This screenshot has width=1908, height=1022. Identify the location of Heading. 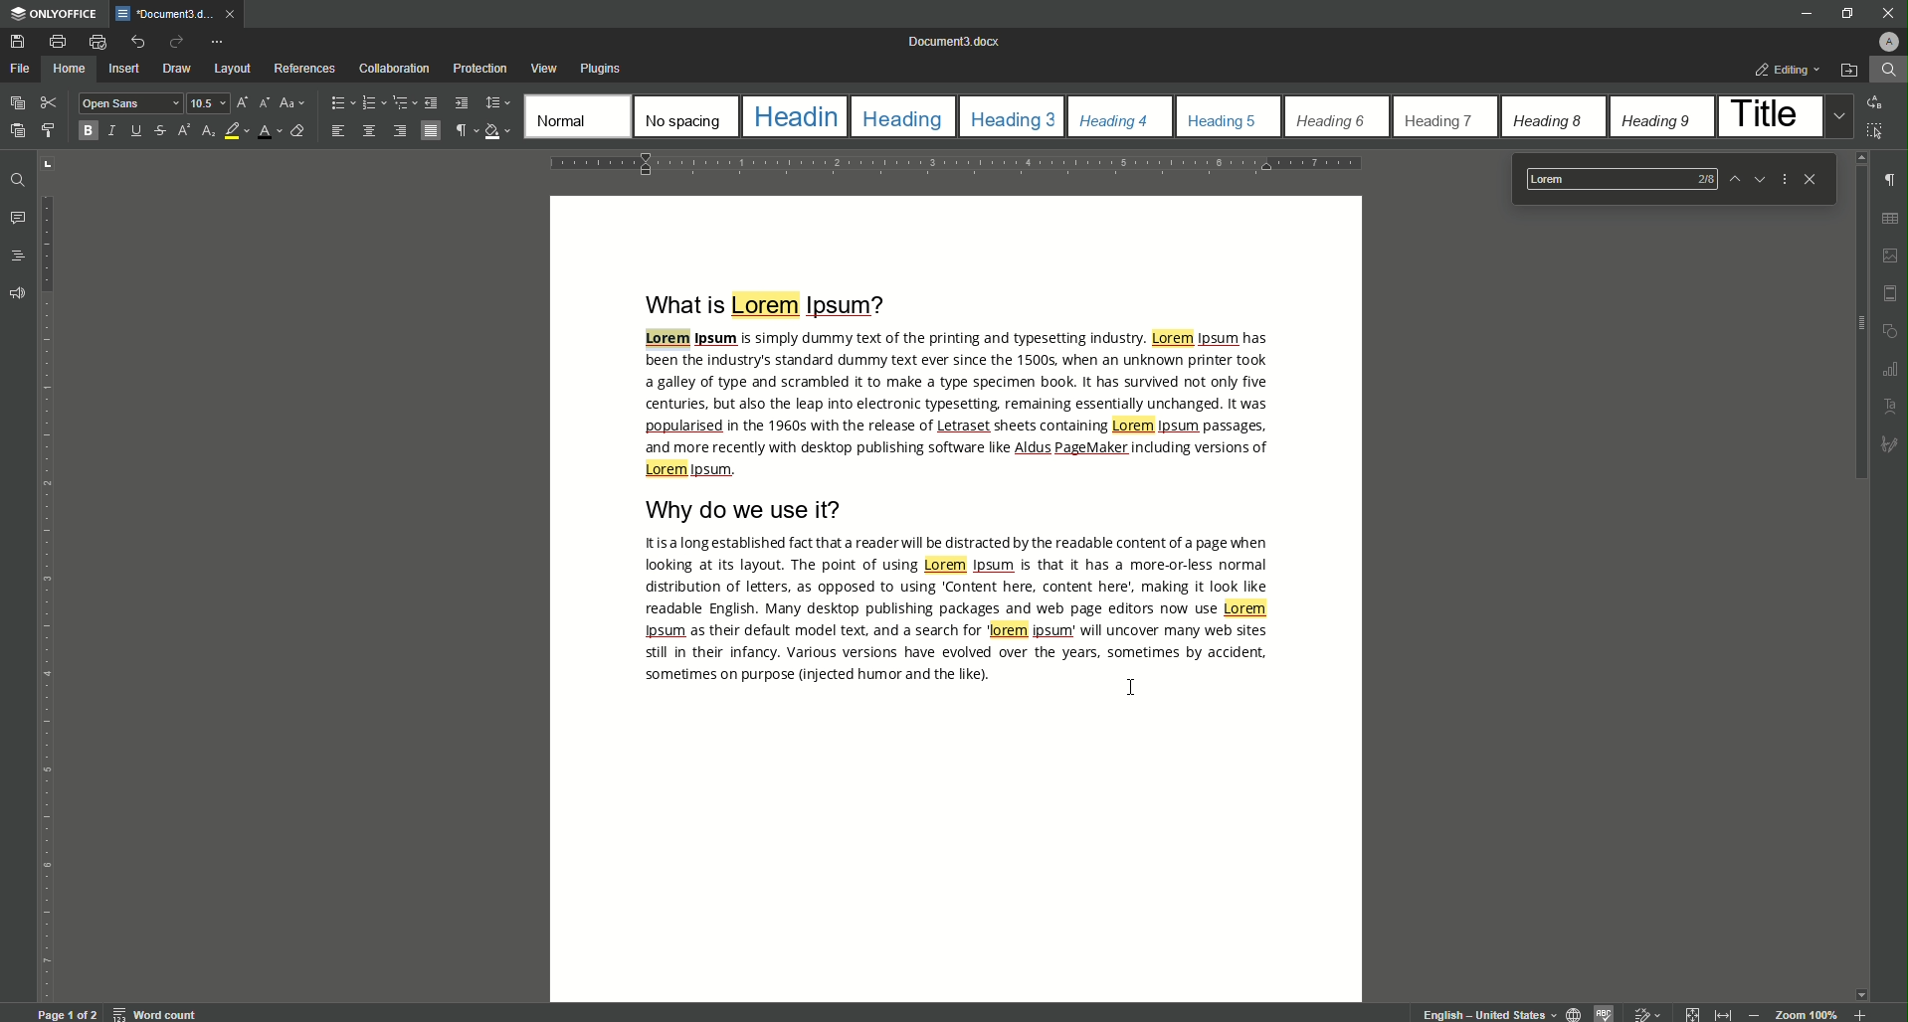
(901, 117).